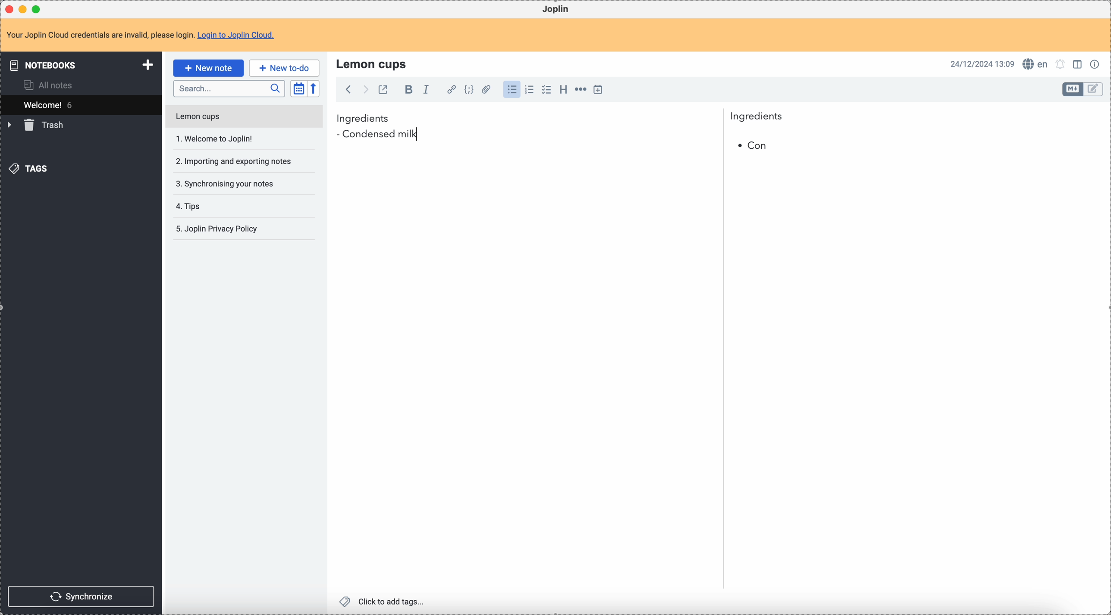 The width and height of the screenshot is (1111, 615). What do you see at coordinates (315, 89) in the screenshot?
I see `reverse sort order` at bounding box center [315, 89].